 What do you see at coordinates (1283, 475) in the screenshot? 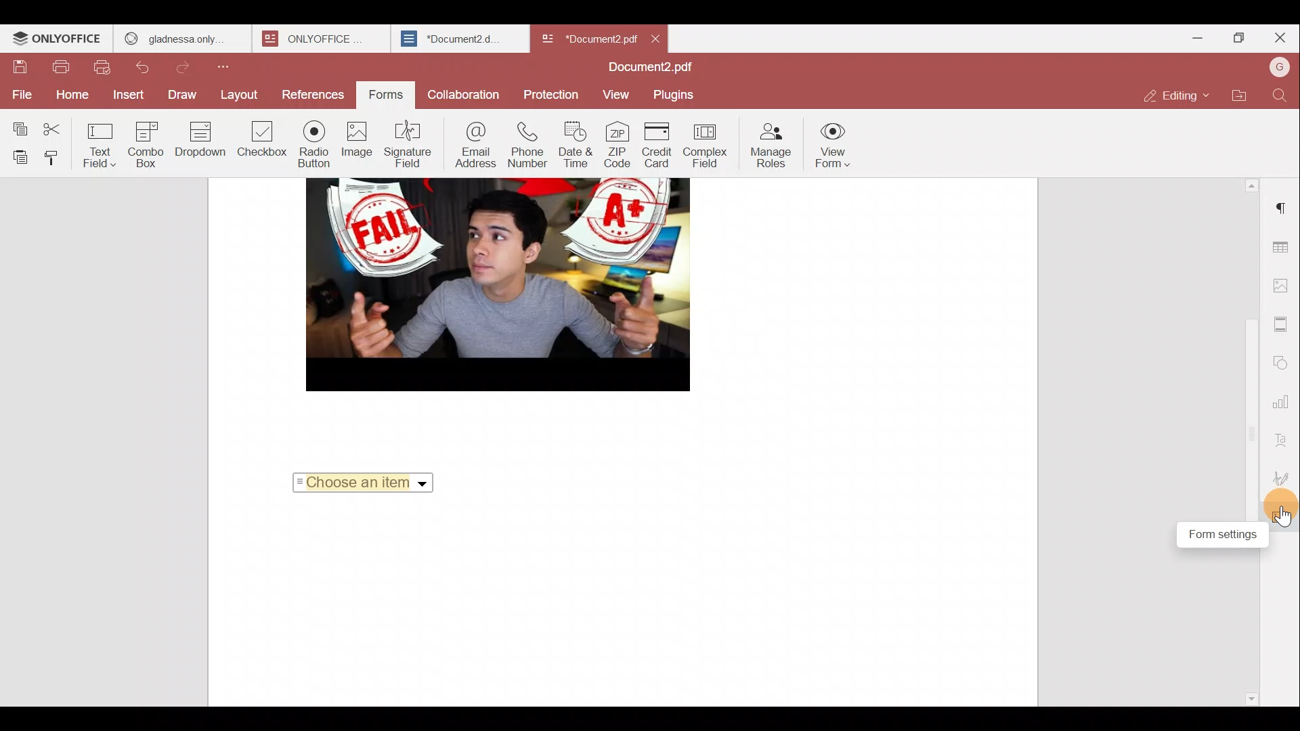
I see `Signature settings` at bounding box center [1283, 475].